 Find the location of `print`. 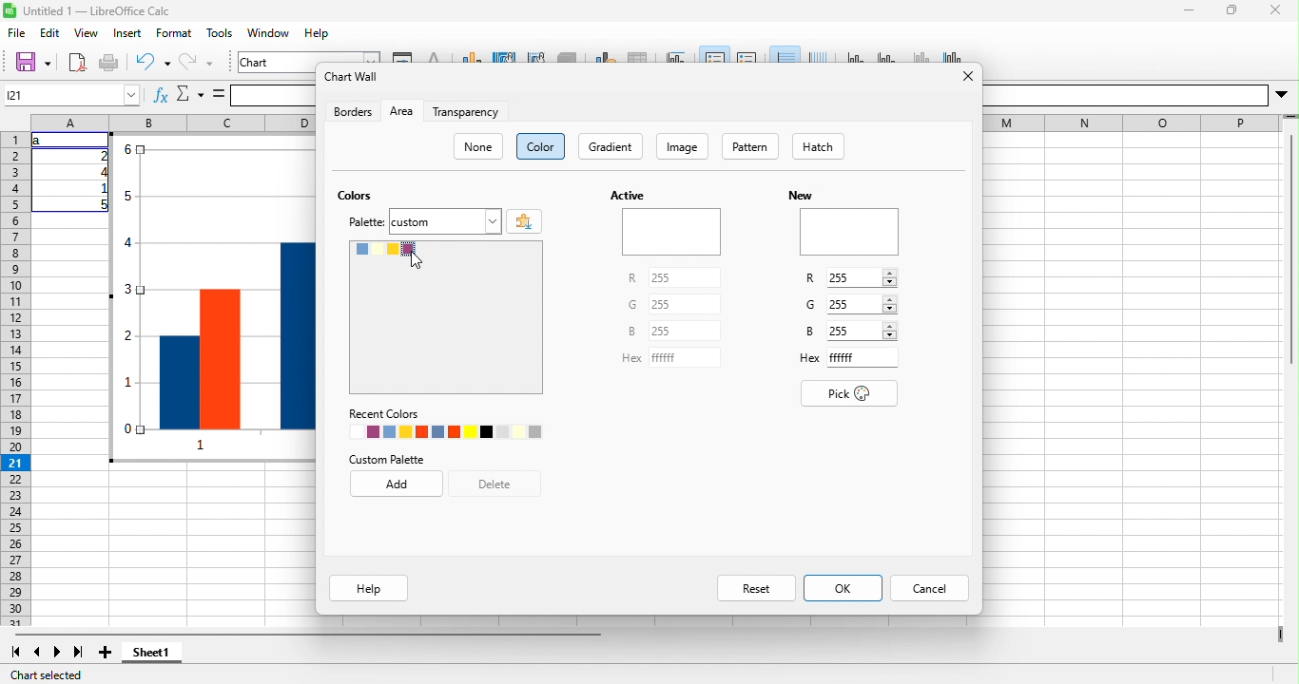

print is located at coordinates (108, 63).